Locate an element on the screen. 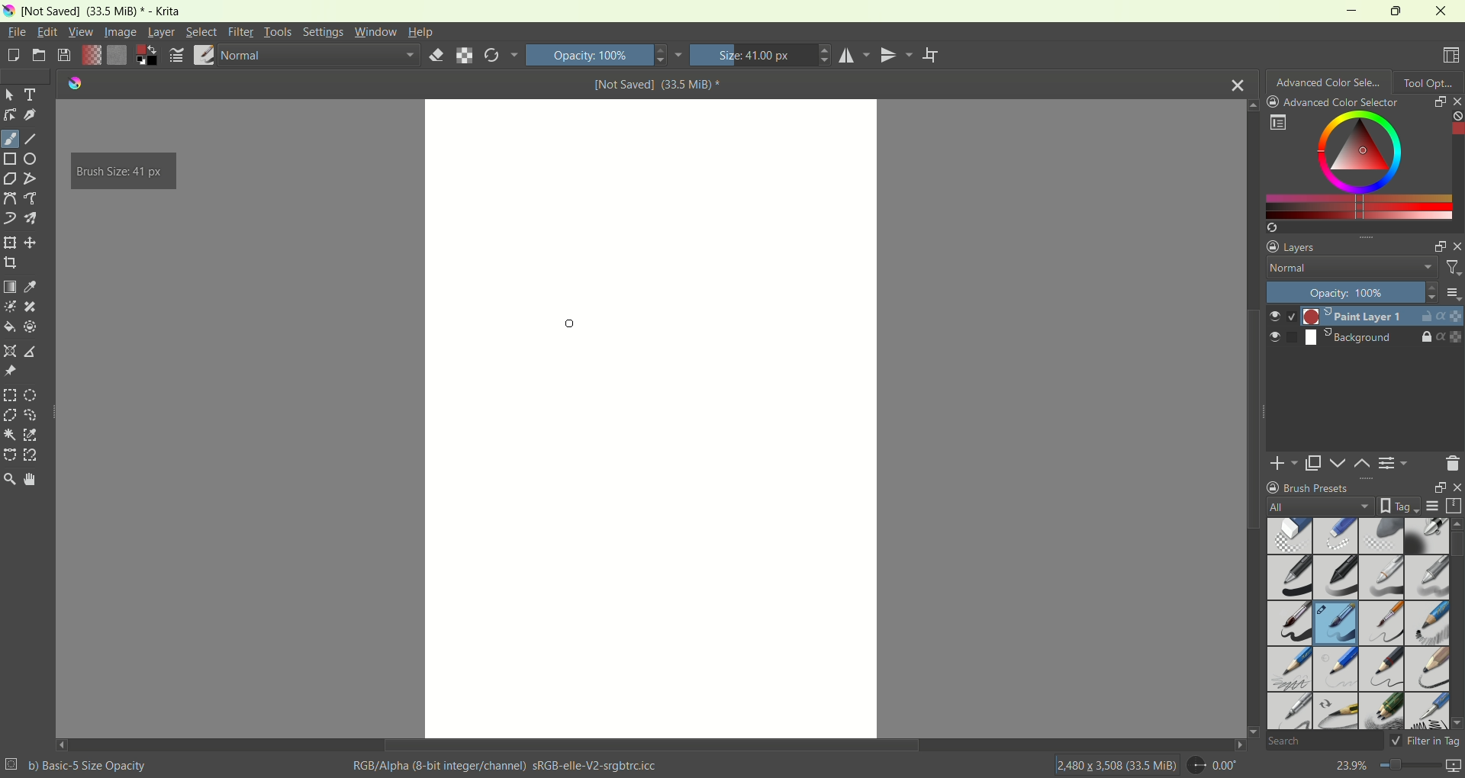 Image resolution: width=1465 pixels, height=778 pixels. [Not Saved] (33.5 MiB) * is located at coordinates (658, 84).